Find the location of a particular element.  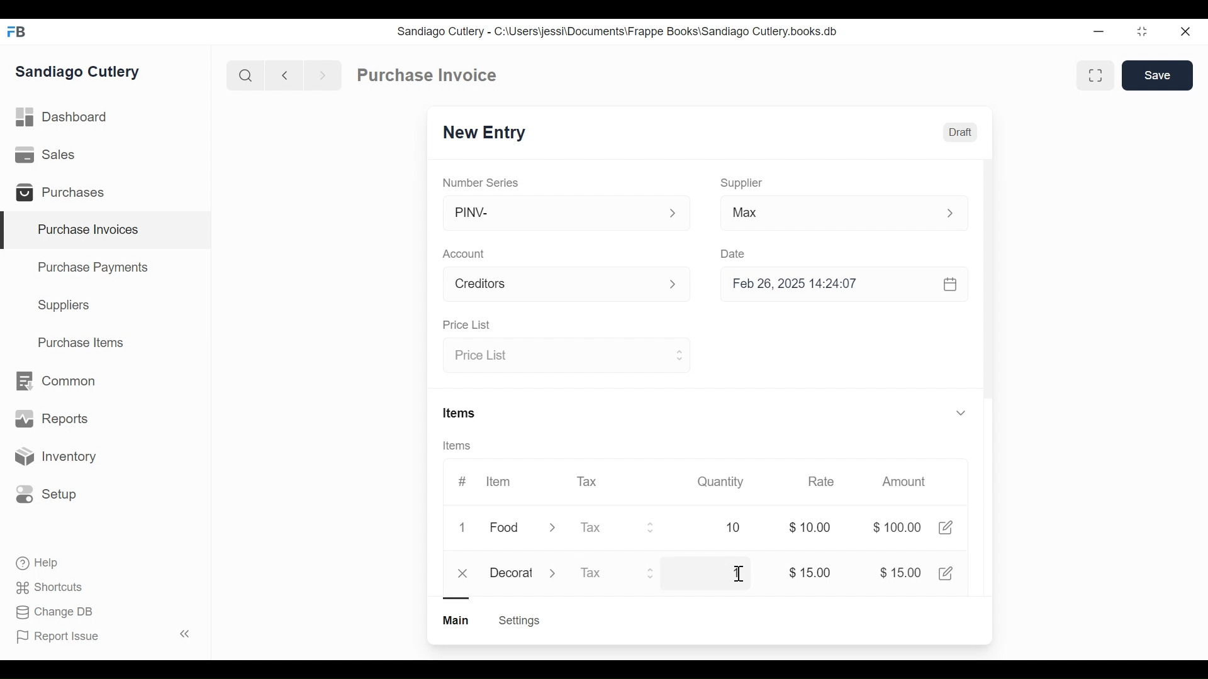

Suppliers is located at coordinates (64, 306).